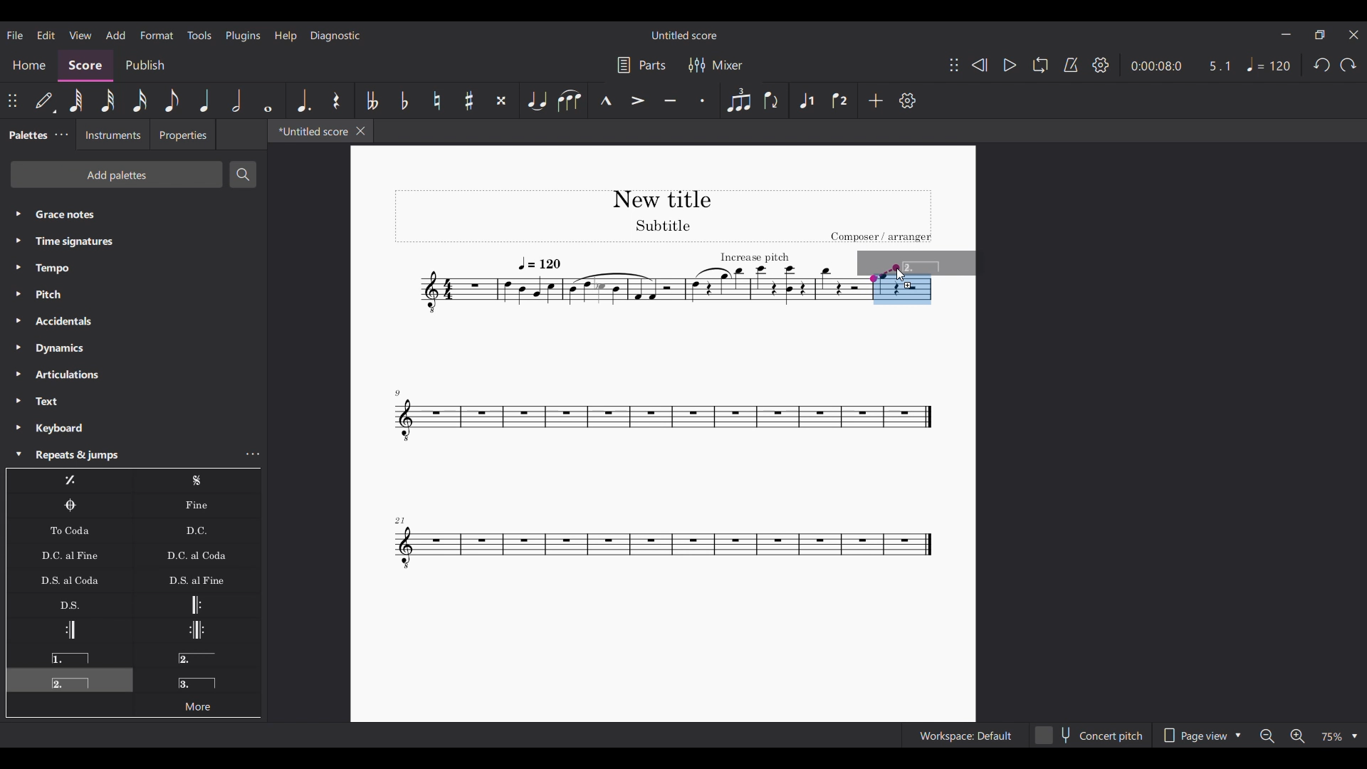 This screenshot has width=1367, height=769. Describe the element at coordinates (80, 35) in the screenshot. I see `View menu` at that location.